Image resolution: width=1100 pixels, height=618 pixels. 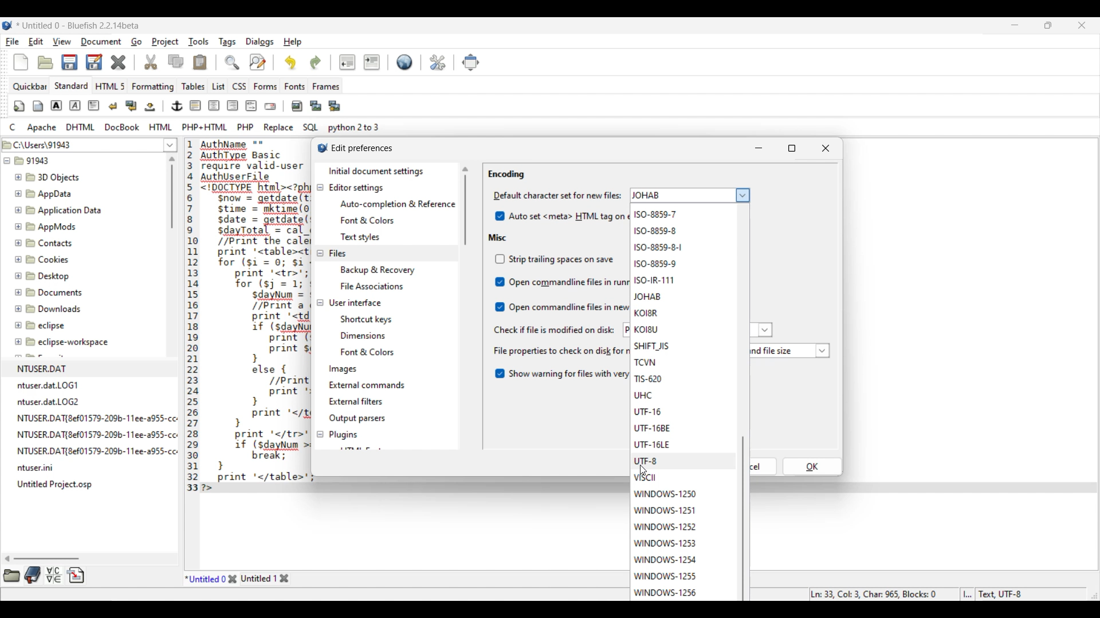 I want to click on Initial document settings, current selection highlighted, so click(x=386, y=171).